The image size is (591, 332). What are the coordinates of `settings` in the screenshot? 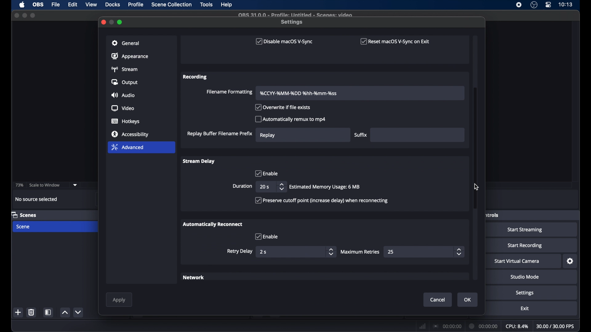 It's located at (525, 293).